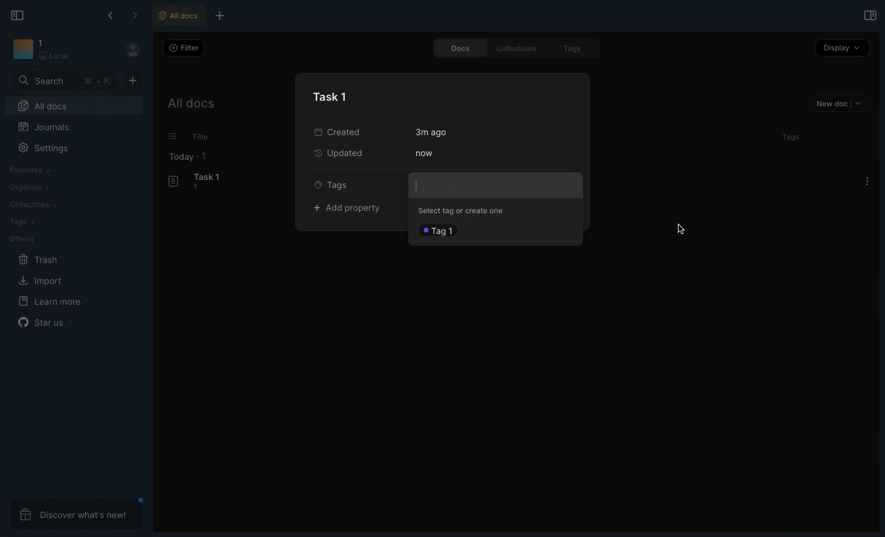  What do you see at coordinates (439, 228) in the screenshot?
I see `Tag 1` at bounding box center [439, 228].